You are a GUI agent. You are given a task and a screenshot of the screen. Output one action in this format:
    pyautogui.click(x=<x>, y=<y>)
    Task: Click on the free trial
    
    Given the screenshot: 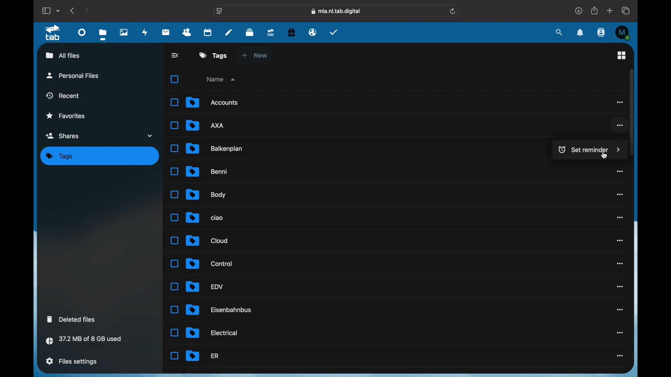 What is the action you would take?
    pyautogui.click(x=291, y=31)
    